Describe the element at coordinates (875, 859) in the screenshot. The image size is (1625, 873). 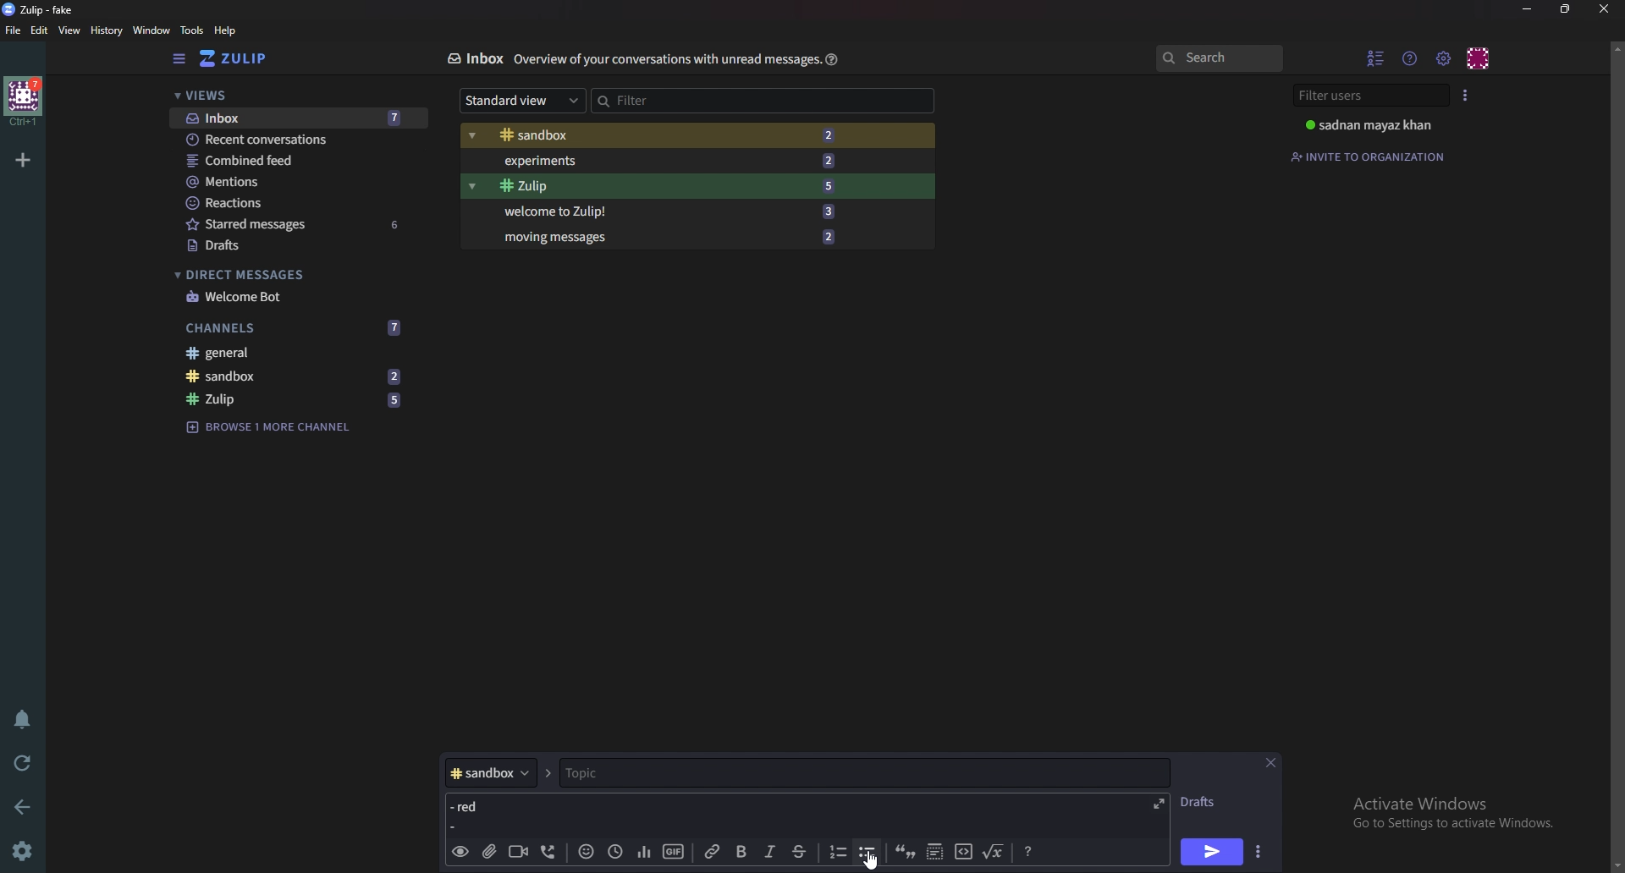
I see `Cursor` at that location.